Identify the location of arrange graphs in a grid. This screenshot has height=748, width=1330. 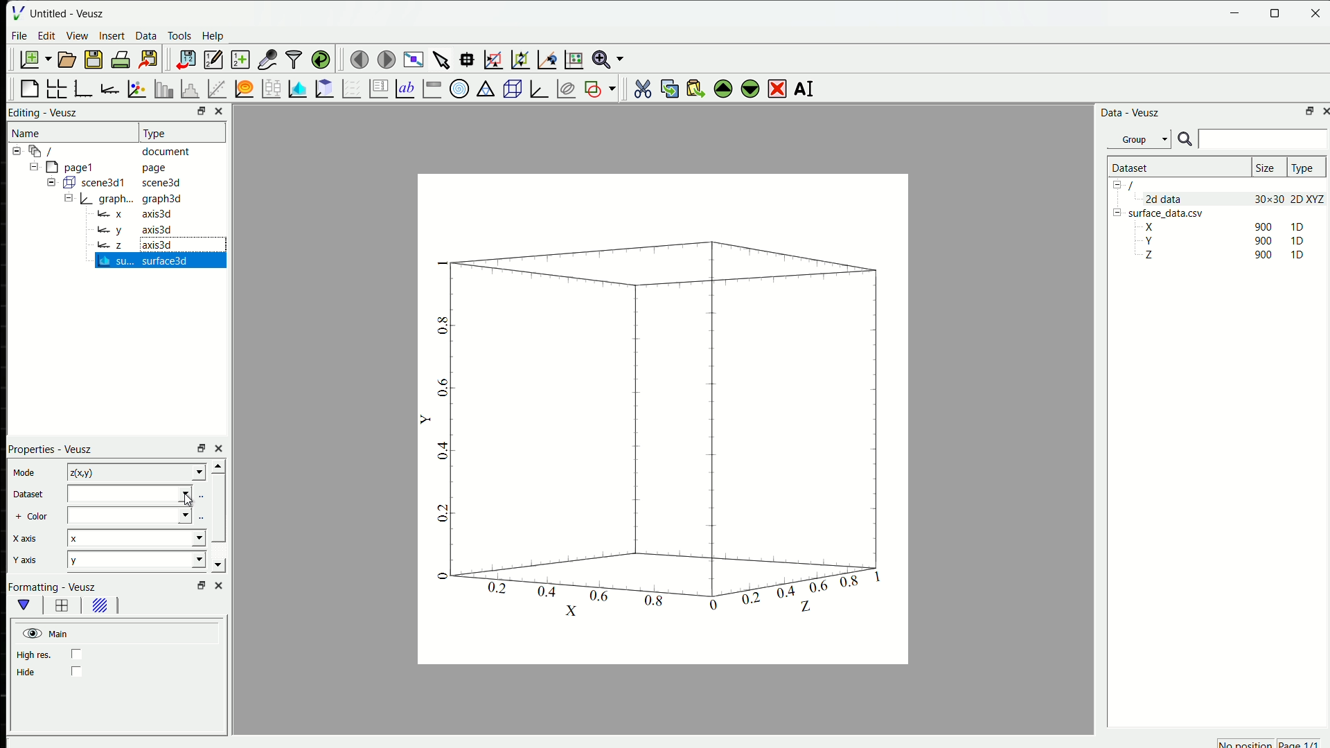
(57, 88).